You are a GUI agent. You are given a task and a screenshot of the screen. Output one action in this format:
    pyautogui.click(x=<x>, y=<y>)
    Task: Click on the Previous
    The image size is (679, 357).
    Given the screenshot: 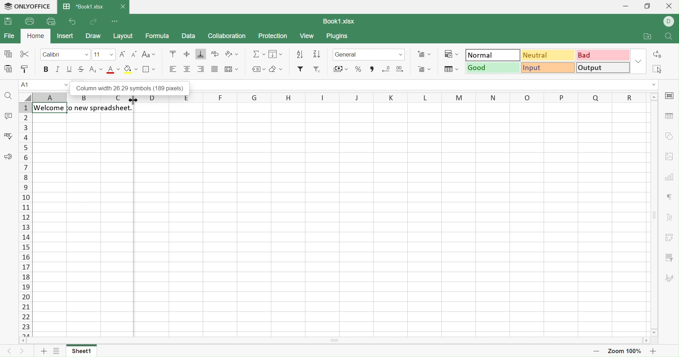 What is the action you would take?
    pyautogui.click(x=8, y=351)
    